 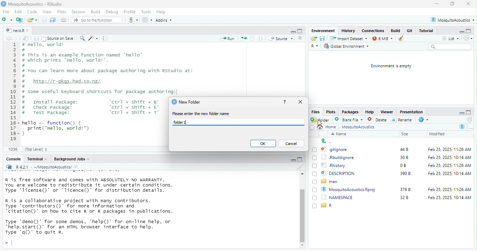 What do you see at coordinates (409, 31) in the screenshot?
I see `Git` at bounding box center [409, 31].